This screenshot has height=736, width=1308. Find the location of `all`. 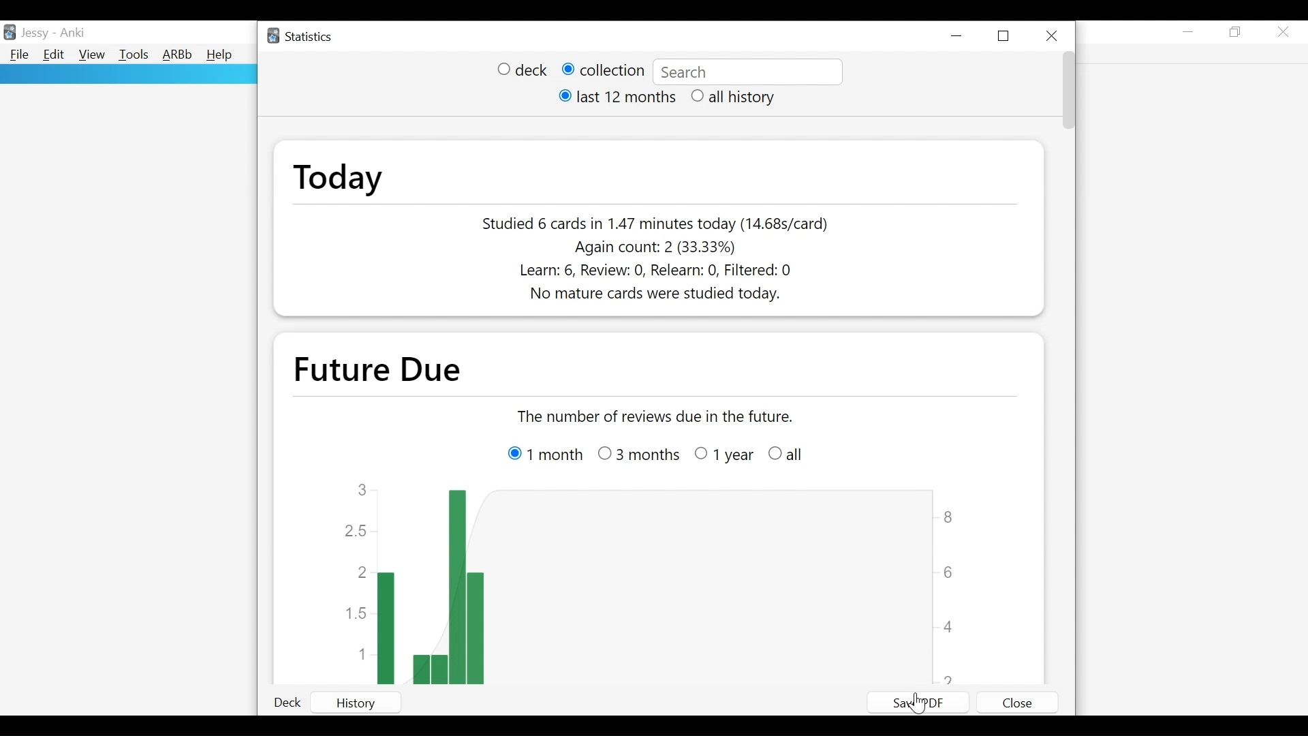

all is located at coordinates (799, 452).